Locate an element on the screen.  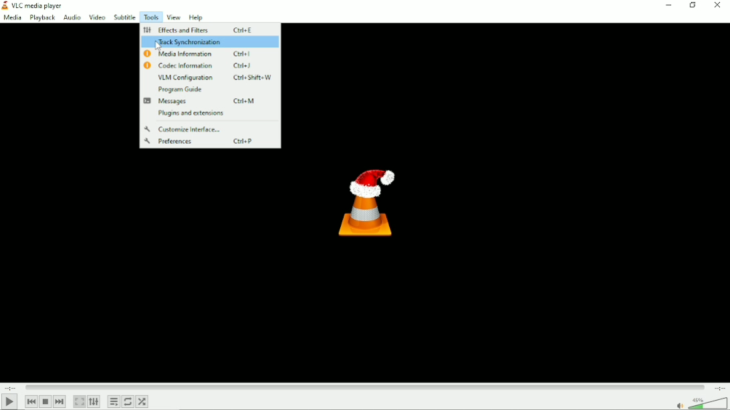
Toggle playlist is located at coordinates (114, 401).